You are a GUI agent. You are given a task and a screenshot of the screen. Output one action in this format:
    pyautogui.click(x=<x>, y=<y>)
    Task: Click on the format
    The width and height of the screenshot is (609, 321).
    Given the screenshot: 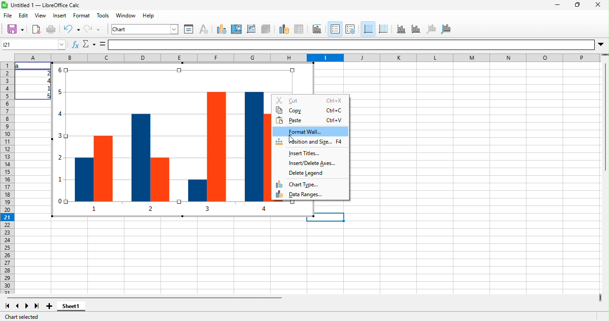 What is the action you would take?
    pyautogui.click(x=82, y=15)
    